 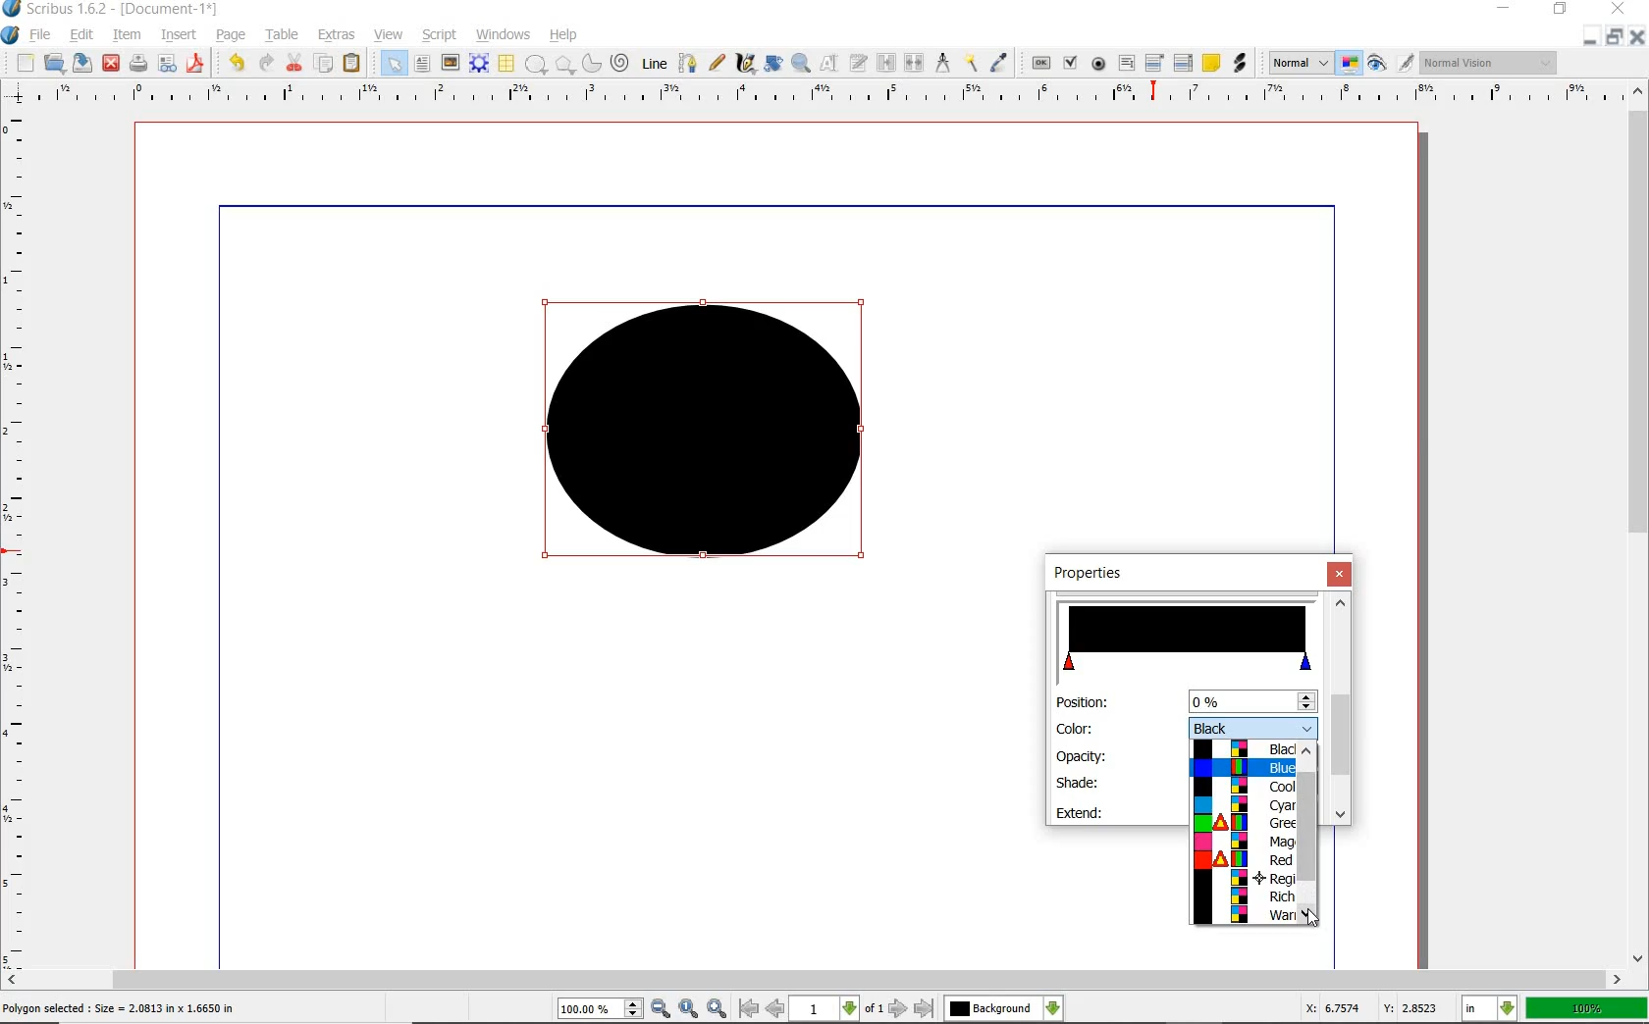 What do you see at coordinates (942, 64) in the screenshot?
I see `MEASUREMENTS` at bounding box center [942, 64].